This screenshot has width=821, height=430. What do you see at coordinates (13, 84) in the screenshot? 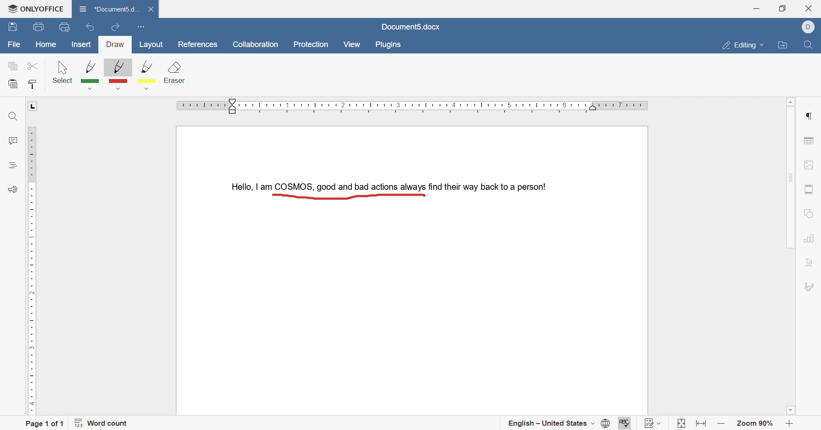
I see `paste` at bounding box center [13, 84].